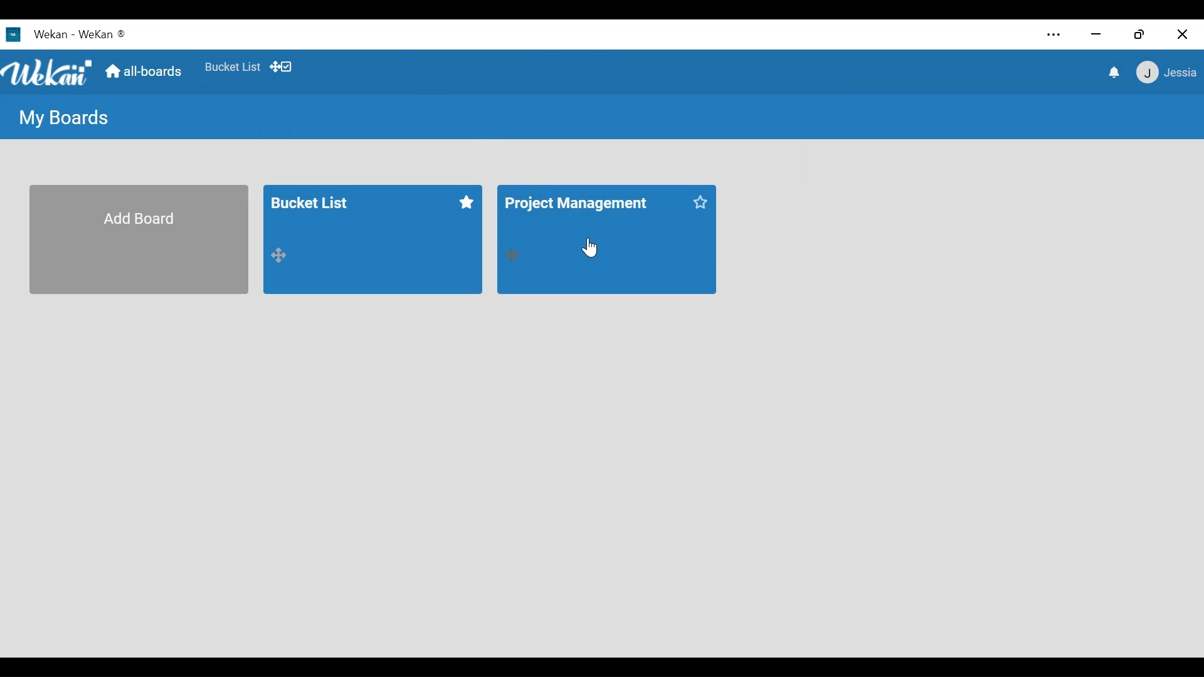  I want to click on mark as favorite, so click(469, 202).